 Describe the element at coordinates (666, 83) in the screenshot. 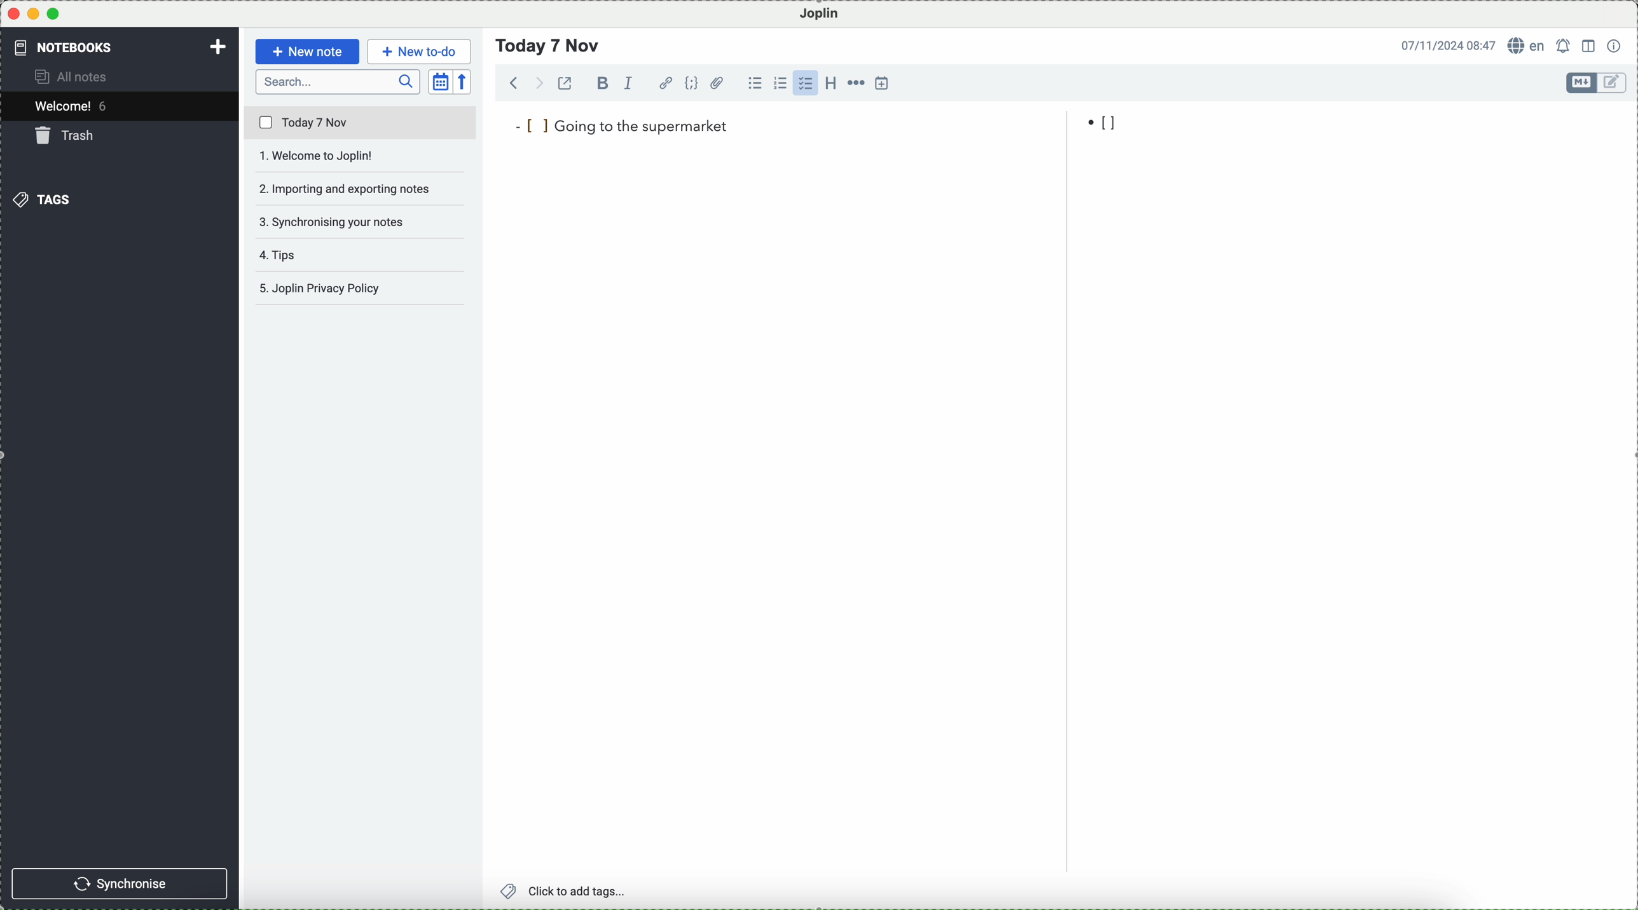

I see `hyperlink` at that location.